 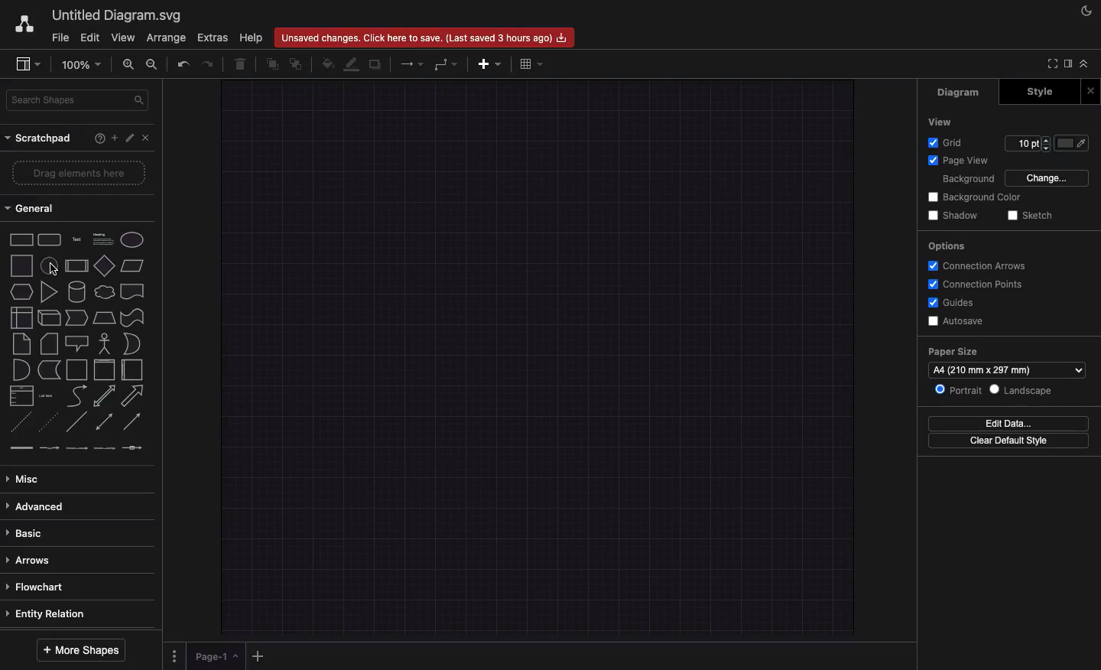 What do you see at coordinates (413, 63) in the screenshot?
I see `Arrow` at bounding box center [413, 63].